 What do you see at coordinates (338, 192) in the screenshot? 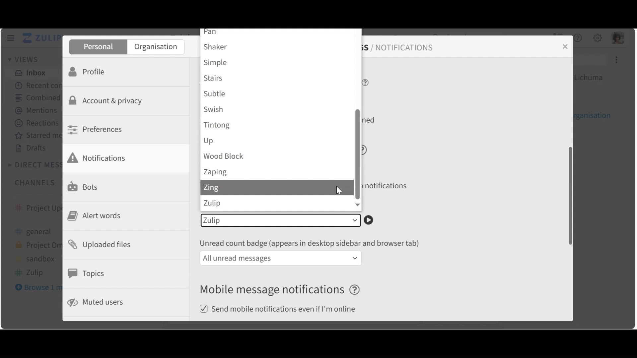
I see `Cursor` at bounding box center [338, 192].